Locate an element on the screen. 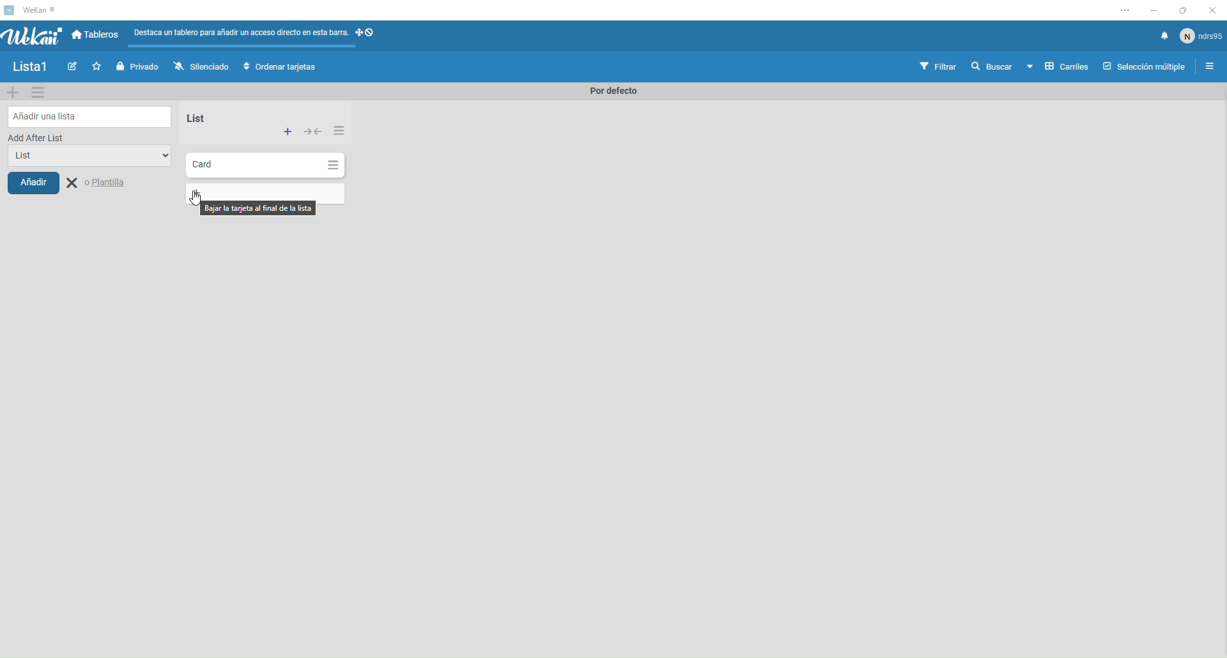  Add is located at coordinates (33, 182).